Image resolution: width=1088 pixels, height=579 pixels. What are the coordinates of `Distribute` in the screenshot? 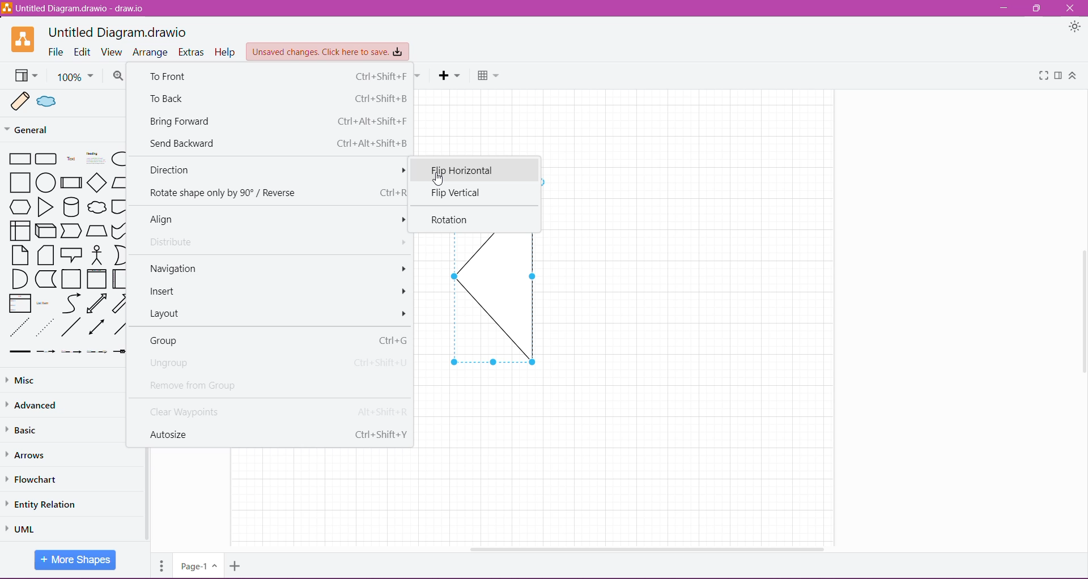 It's located at (272, 242).